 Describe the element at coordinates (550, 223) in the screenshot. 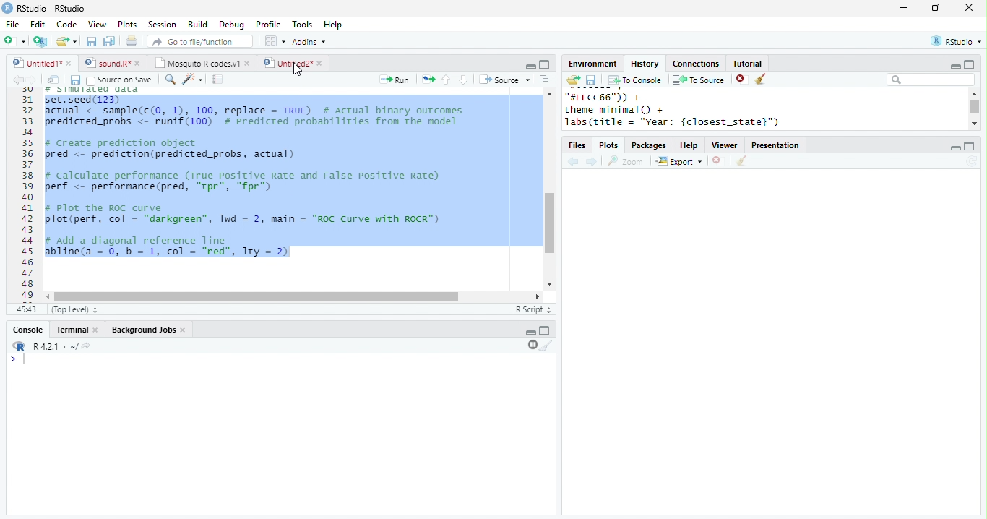

I see `scroll bar` at that location.